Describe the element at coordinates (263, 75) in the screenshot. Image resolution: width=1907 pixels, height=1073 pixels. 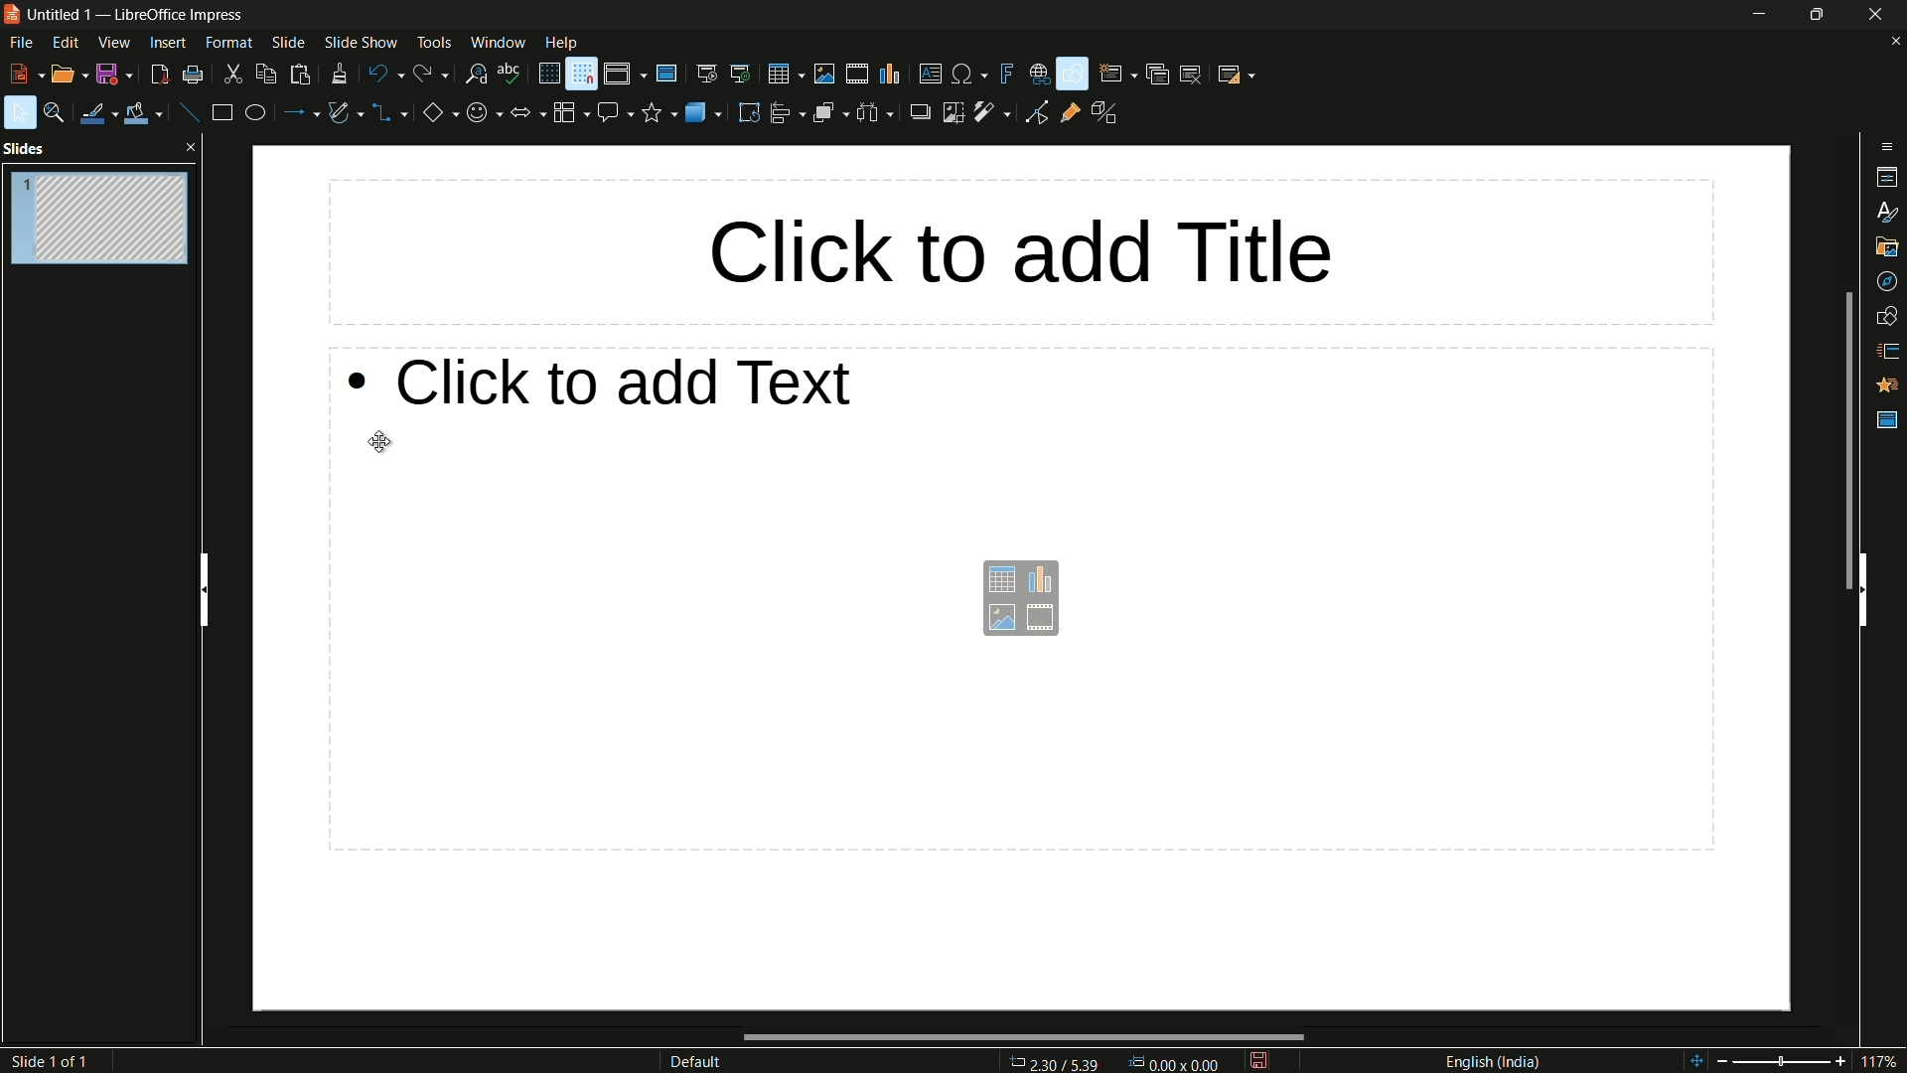
I see `copy` at that location.